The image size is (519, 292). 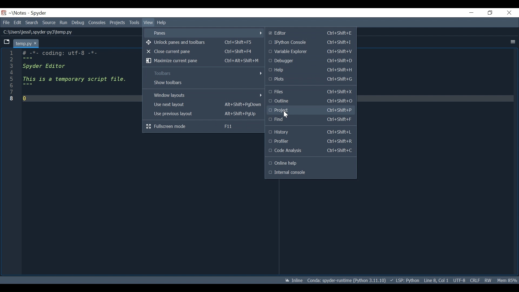 What do you see at coordinates (310, 172) in the screenshot?
I see `Internal console` at bounding box center [310, 172].